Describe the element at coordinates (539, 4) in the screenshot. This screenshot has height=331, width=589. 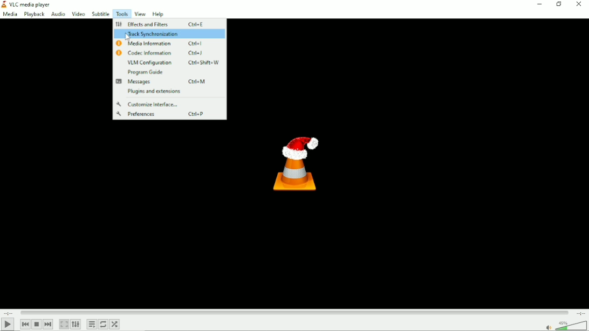
I see `minimize` at that location.